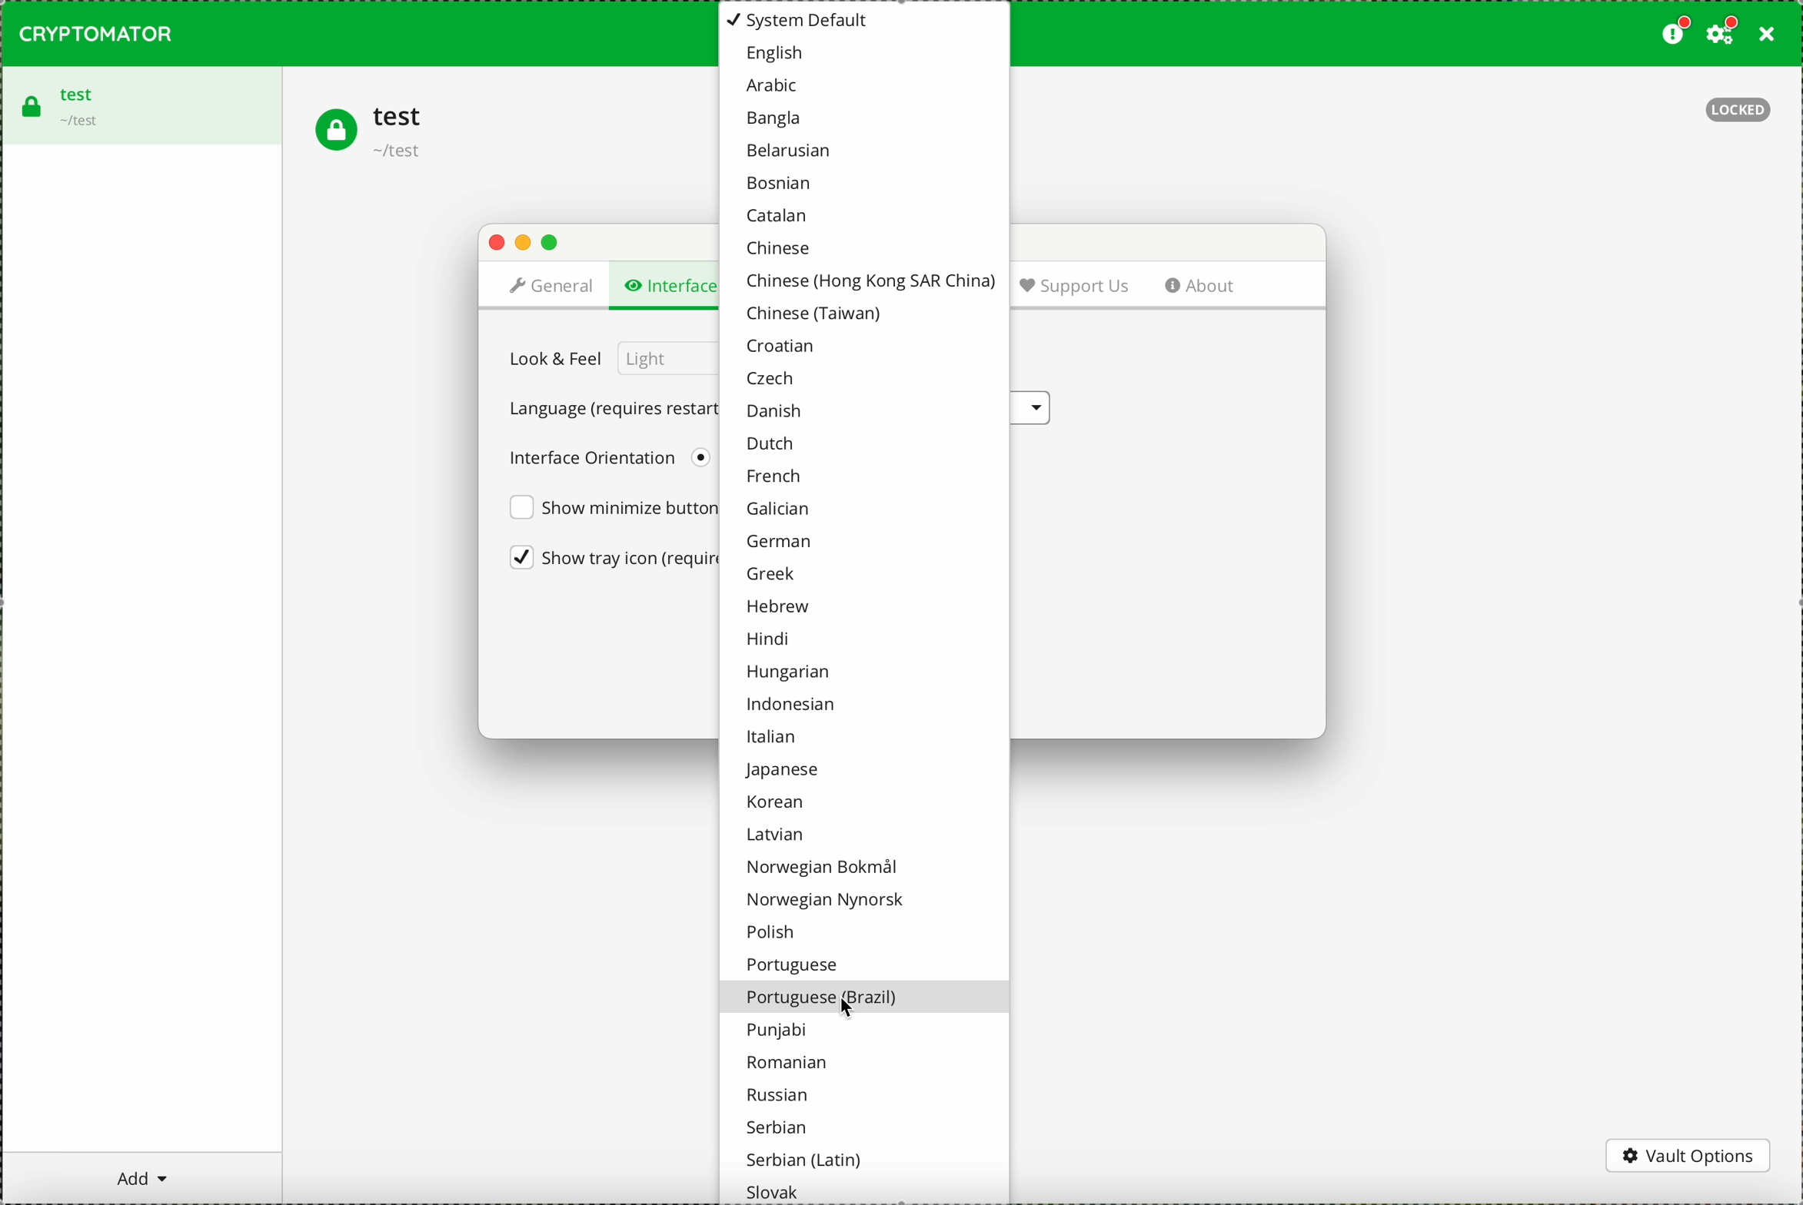  I want to click on click on interface, so click(670, 284).